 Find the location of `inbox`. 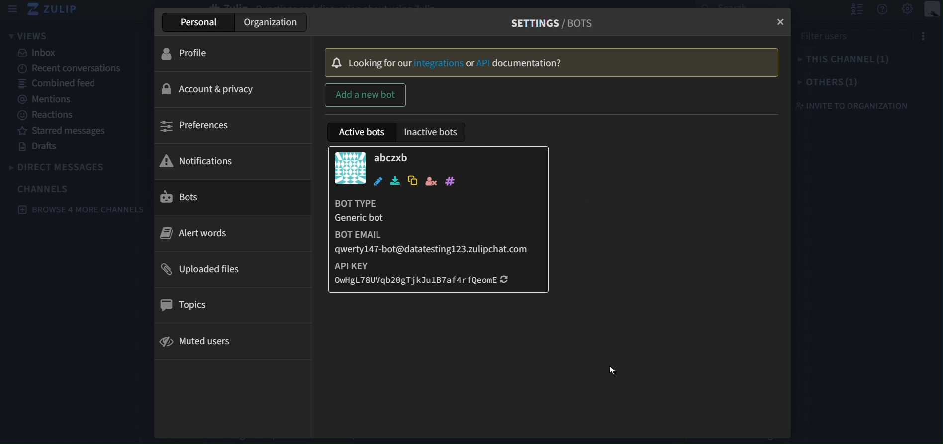

inbox is located at coordinates (41, 53).